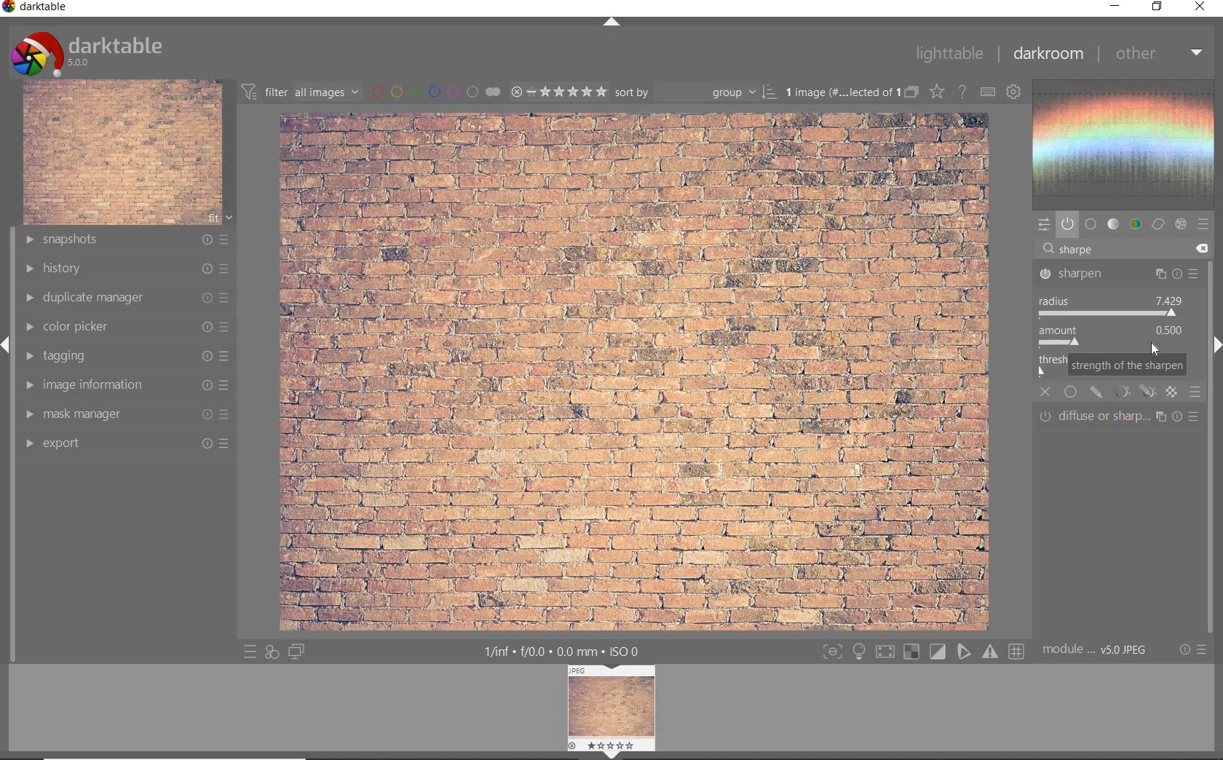  I want to click on next, so click(1216, 345).